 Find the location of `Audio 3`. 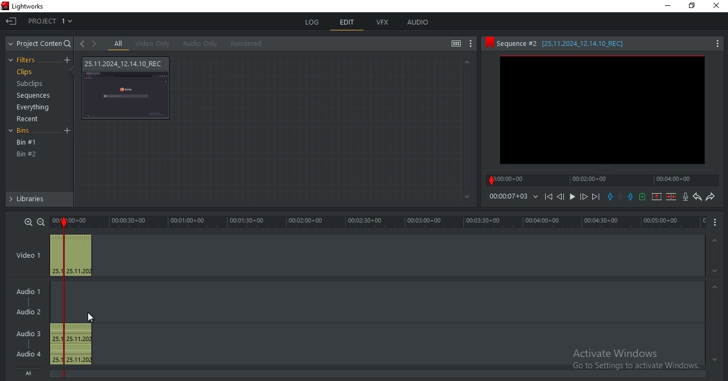

Audio 3 is located at coordinates (27, 332).